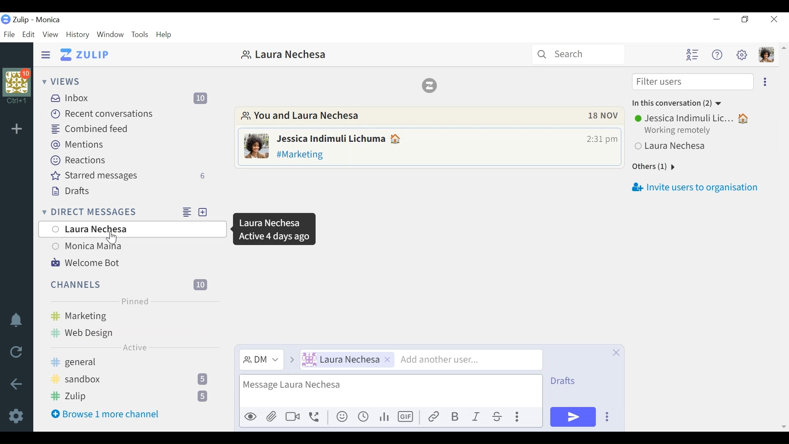 The height and width of the screenshot is (444, 789). What do you see at coordinates (316, 417) in the screenshot?
I see `Add voice call` at bounding box center [316, 417].